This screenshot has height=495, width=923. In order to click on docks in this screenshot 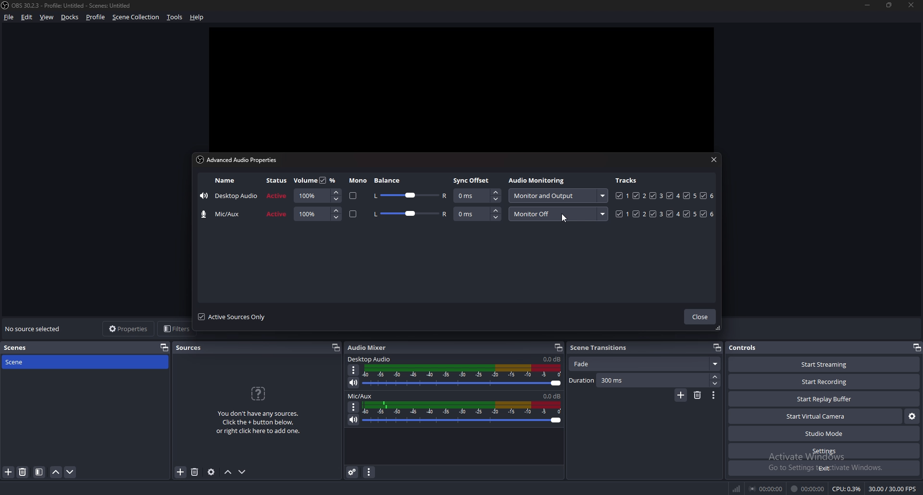, I will do `click(70, 17)`.